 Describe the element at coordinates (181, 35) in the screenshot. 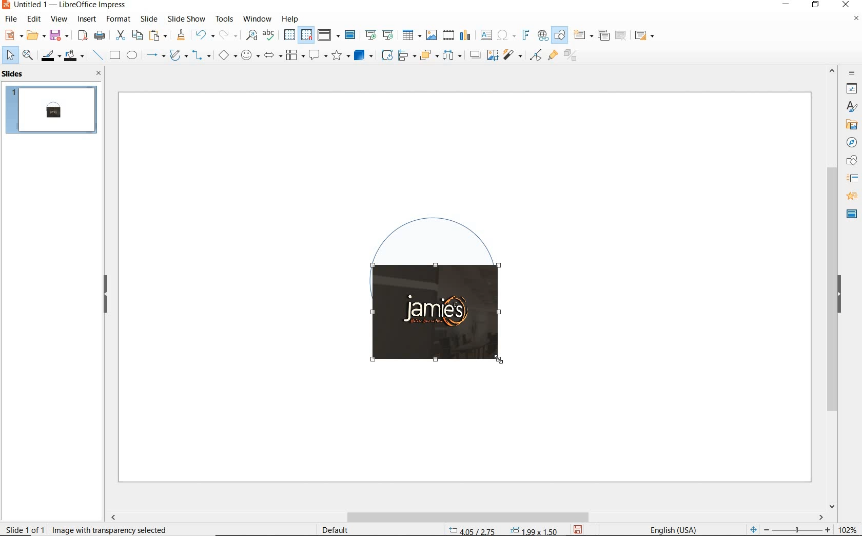

I see `clone formatting` at that location.